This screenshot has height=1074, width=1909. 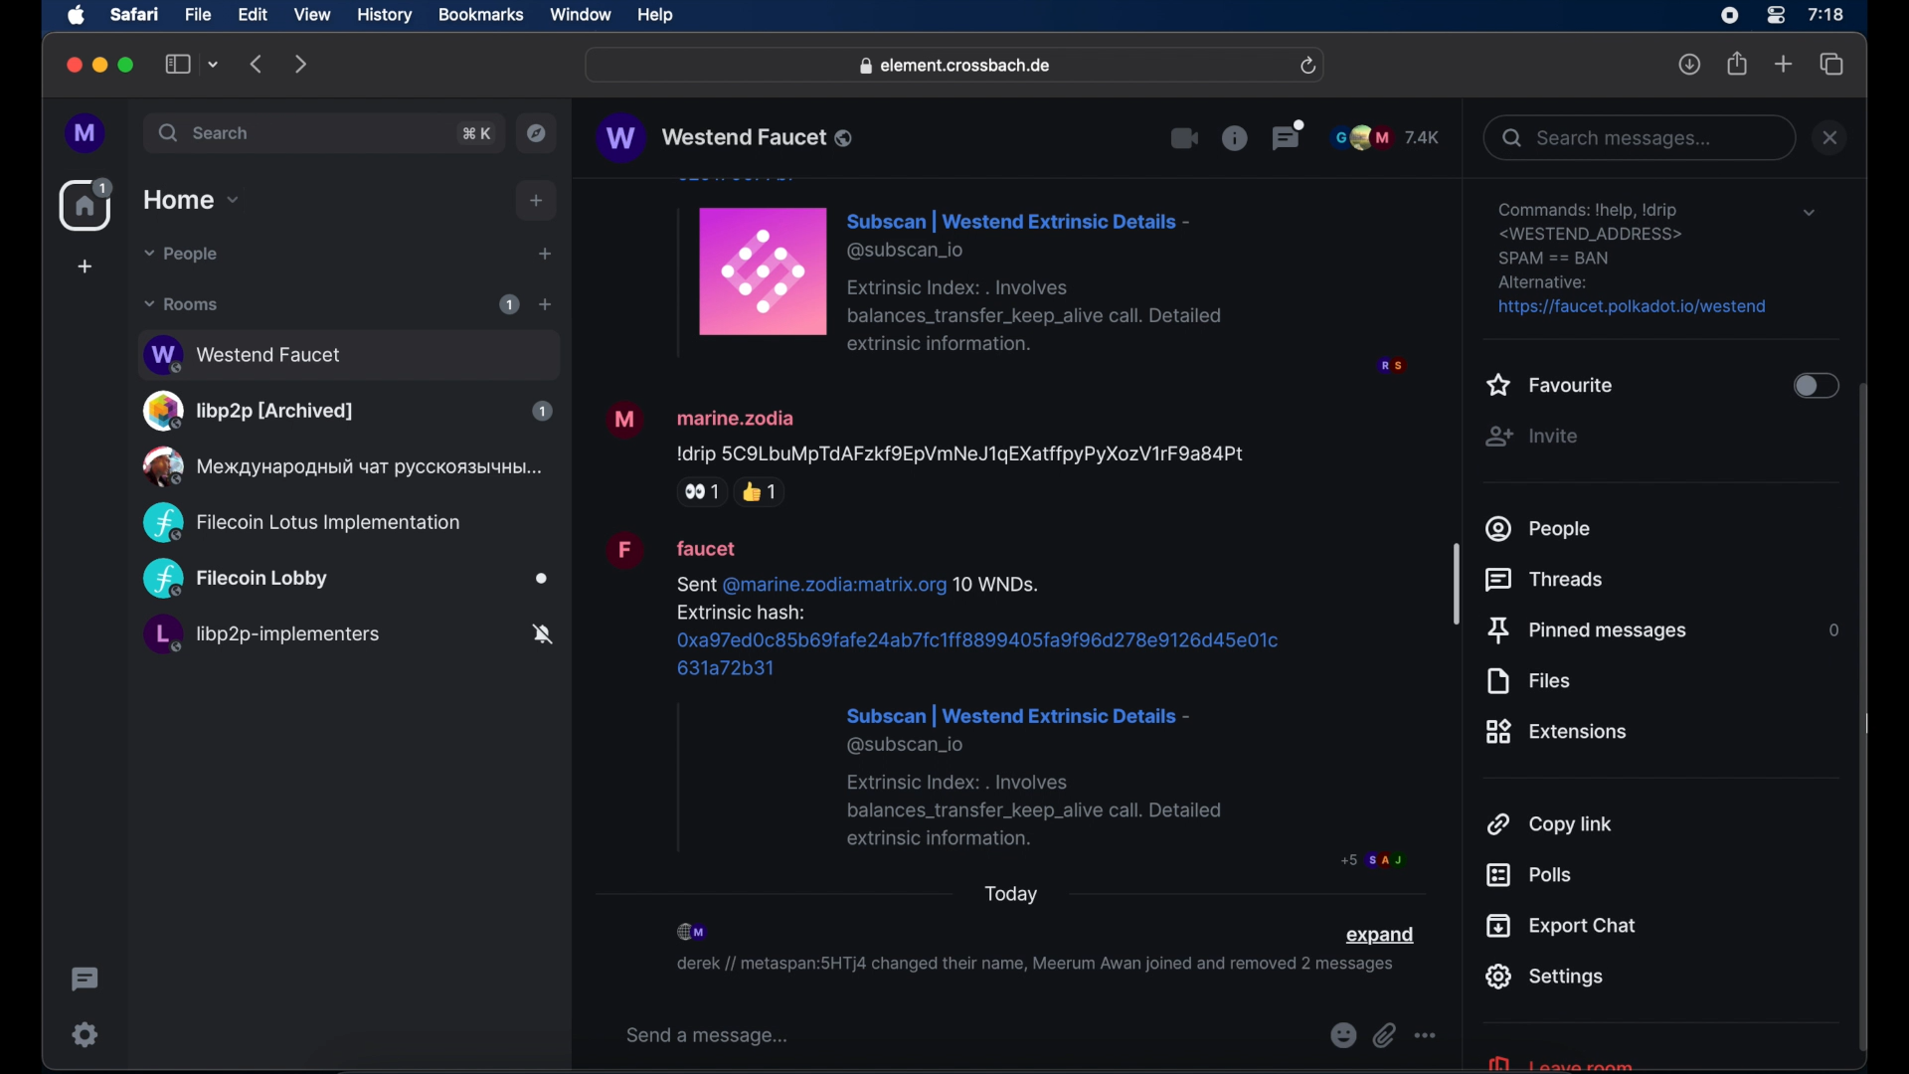 I want to click on view, so click(x=311, y=15).